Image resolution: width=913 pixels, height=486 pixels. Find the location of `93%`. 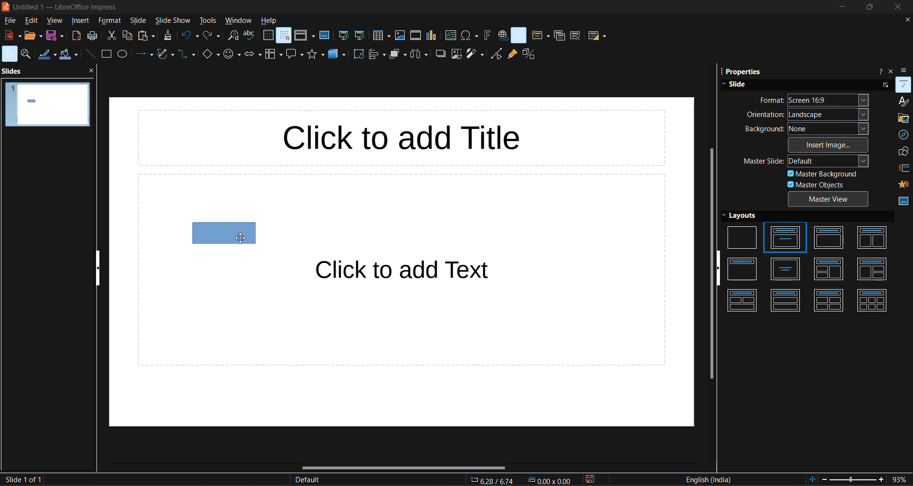

93% is located at coordinates (901, 480).